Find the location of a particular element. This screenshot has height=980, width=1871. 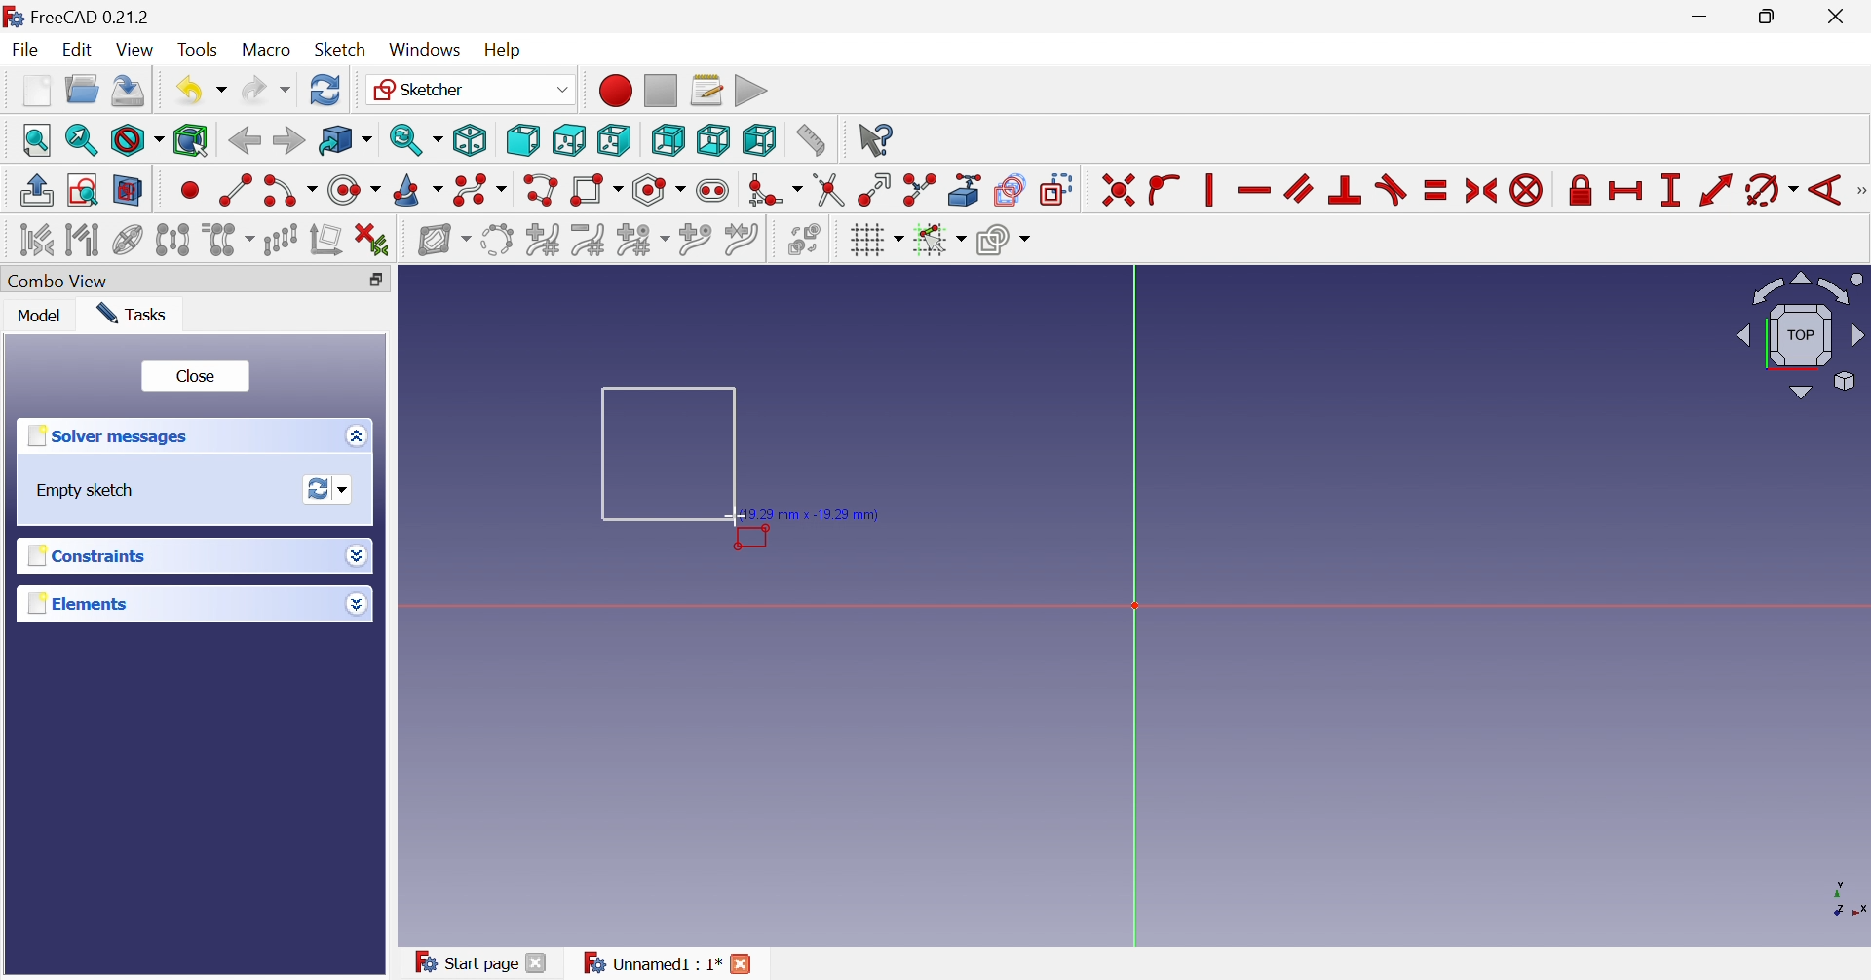

Drop down is located at coordinates (355, 605).